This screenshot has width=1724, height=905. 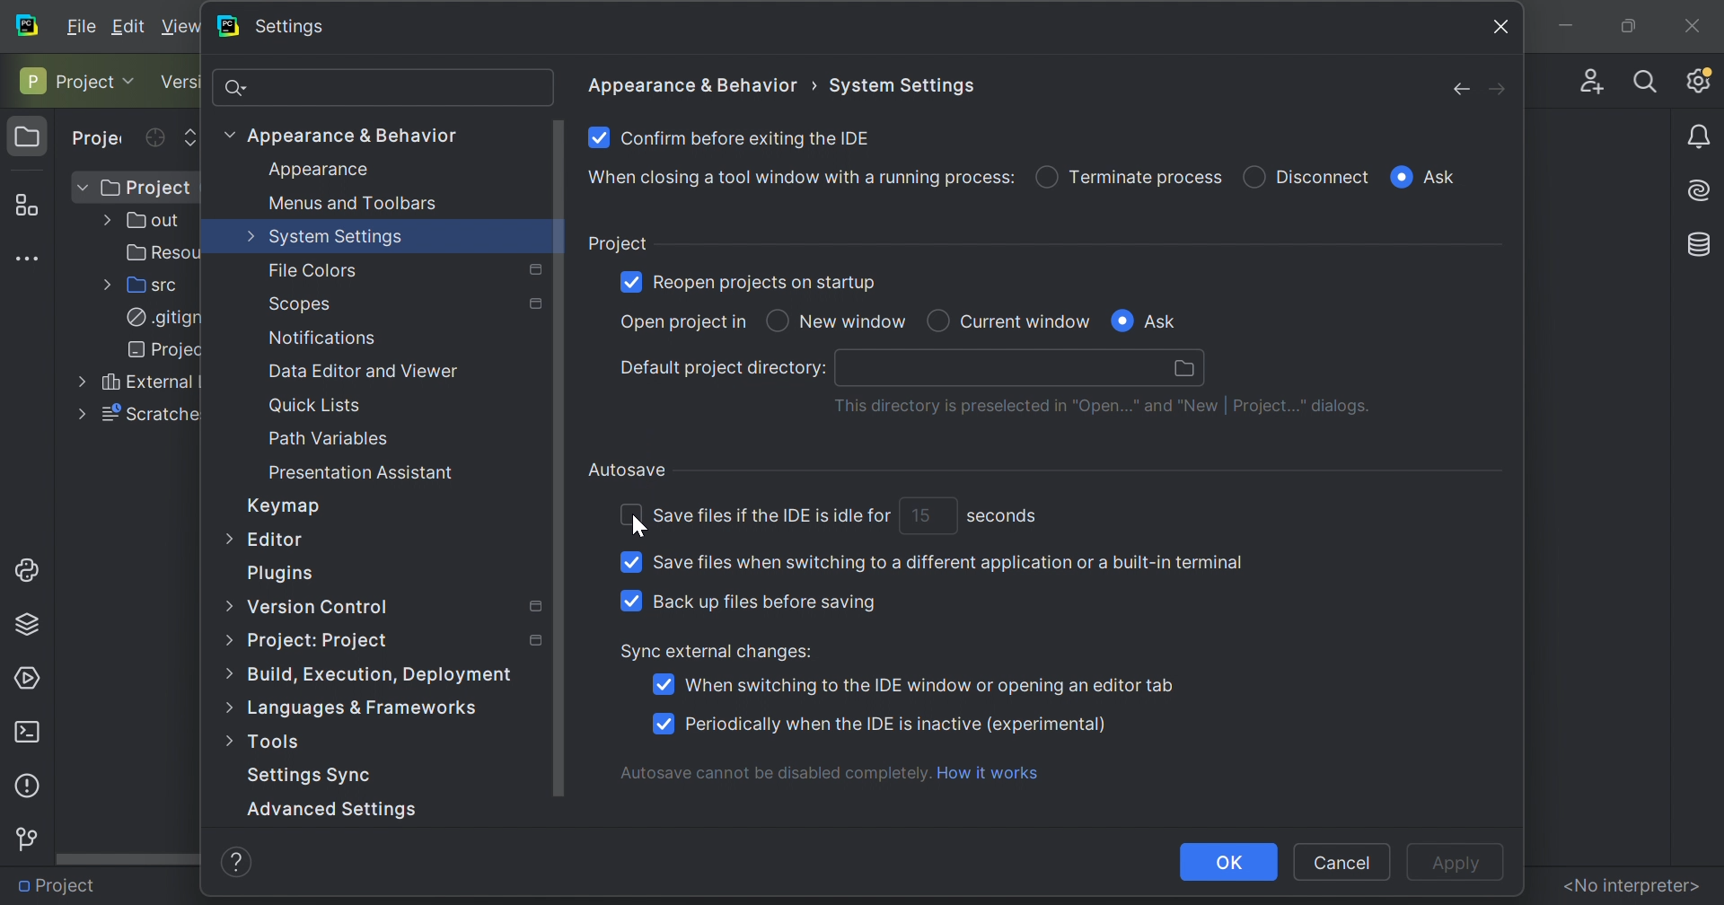 I want to click on Project, so click(x=65, y=80).